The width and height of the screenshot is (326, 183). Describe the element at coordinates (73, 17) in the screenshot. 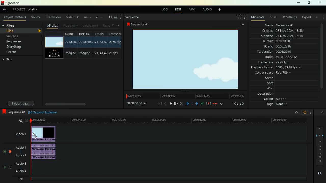

I see `video fx` at that location.